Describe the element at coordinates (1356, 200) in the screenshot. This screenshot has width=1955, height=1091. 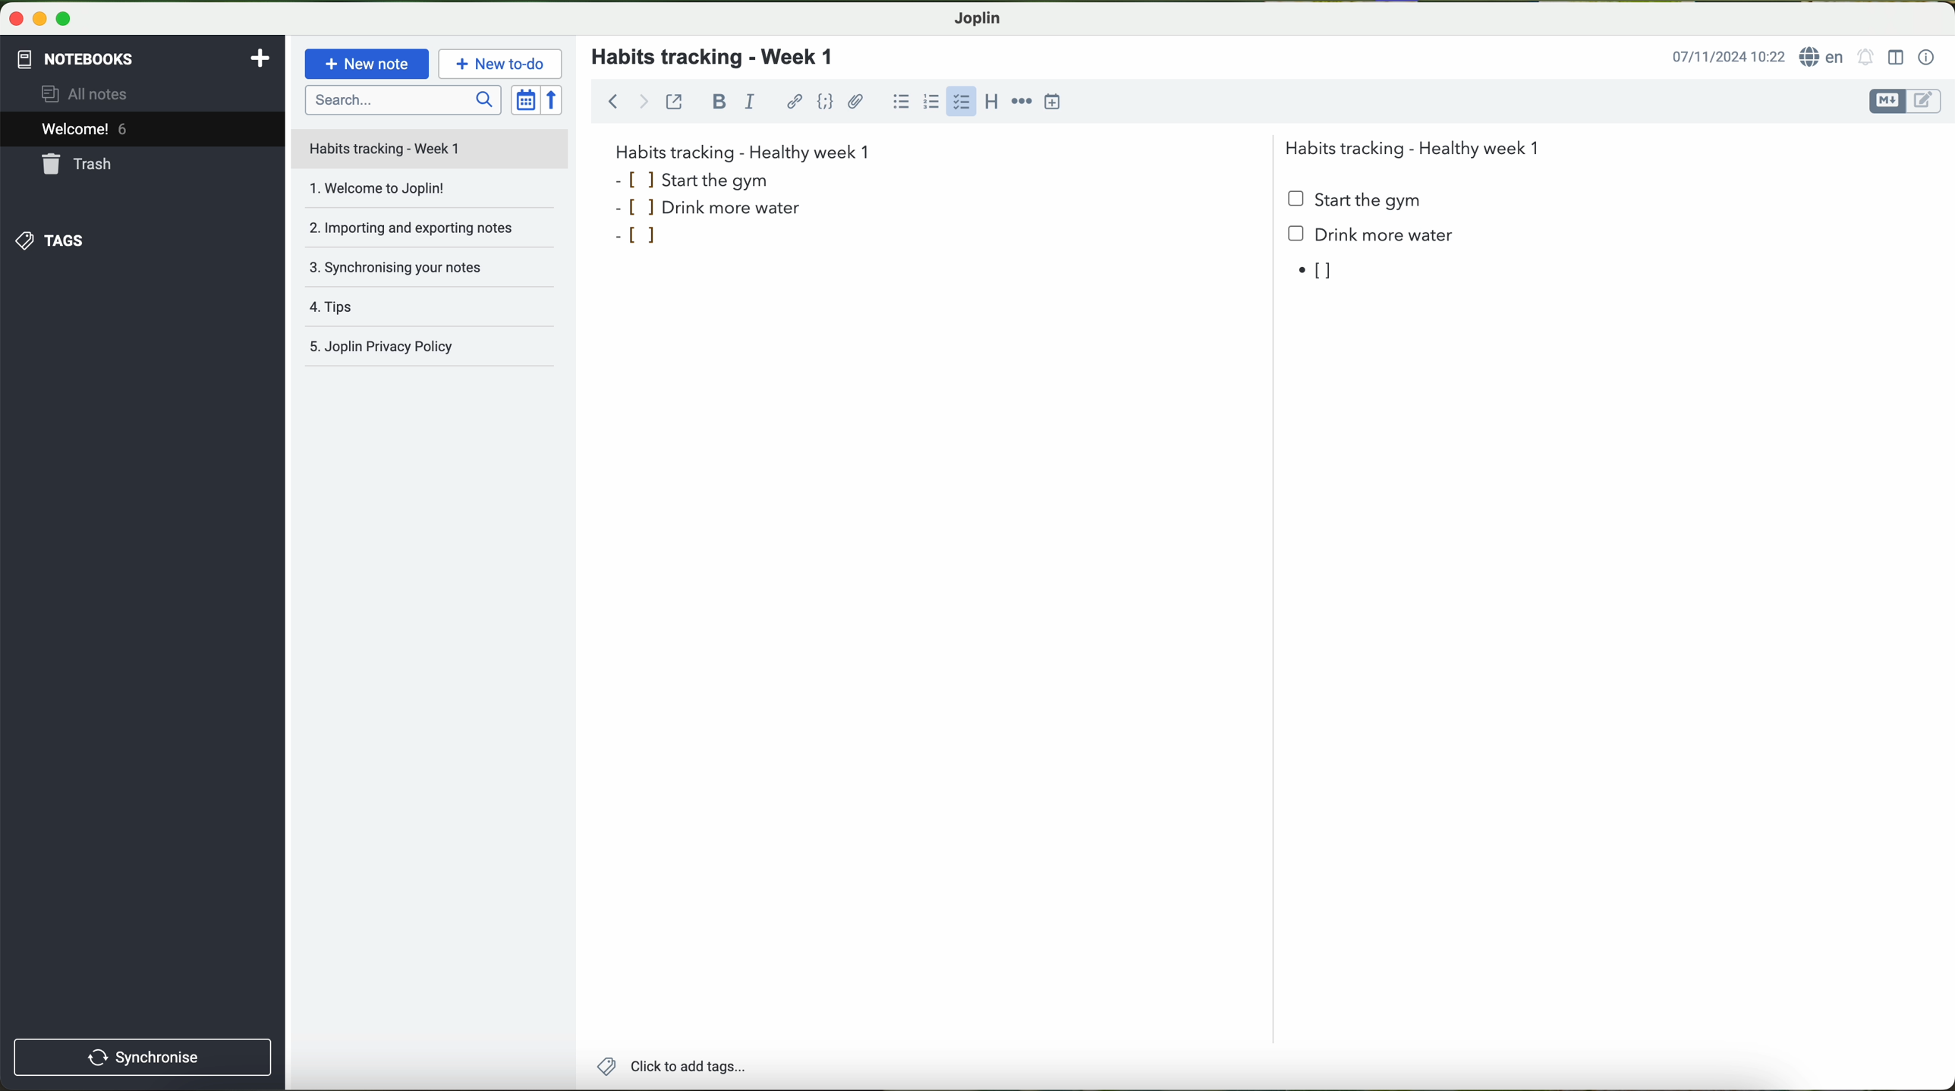
I see `start the gym` at that location.